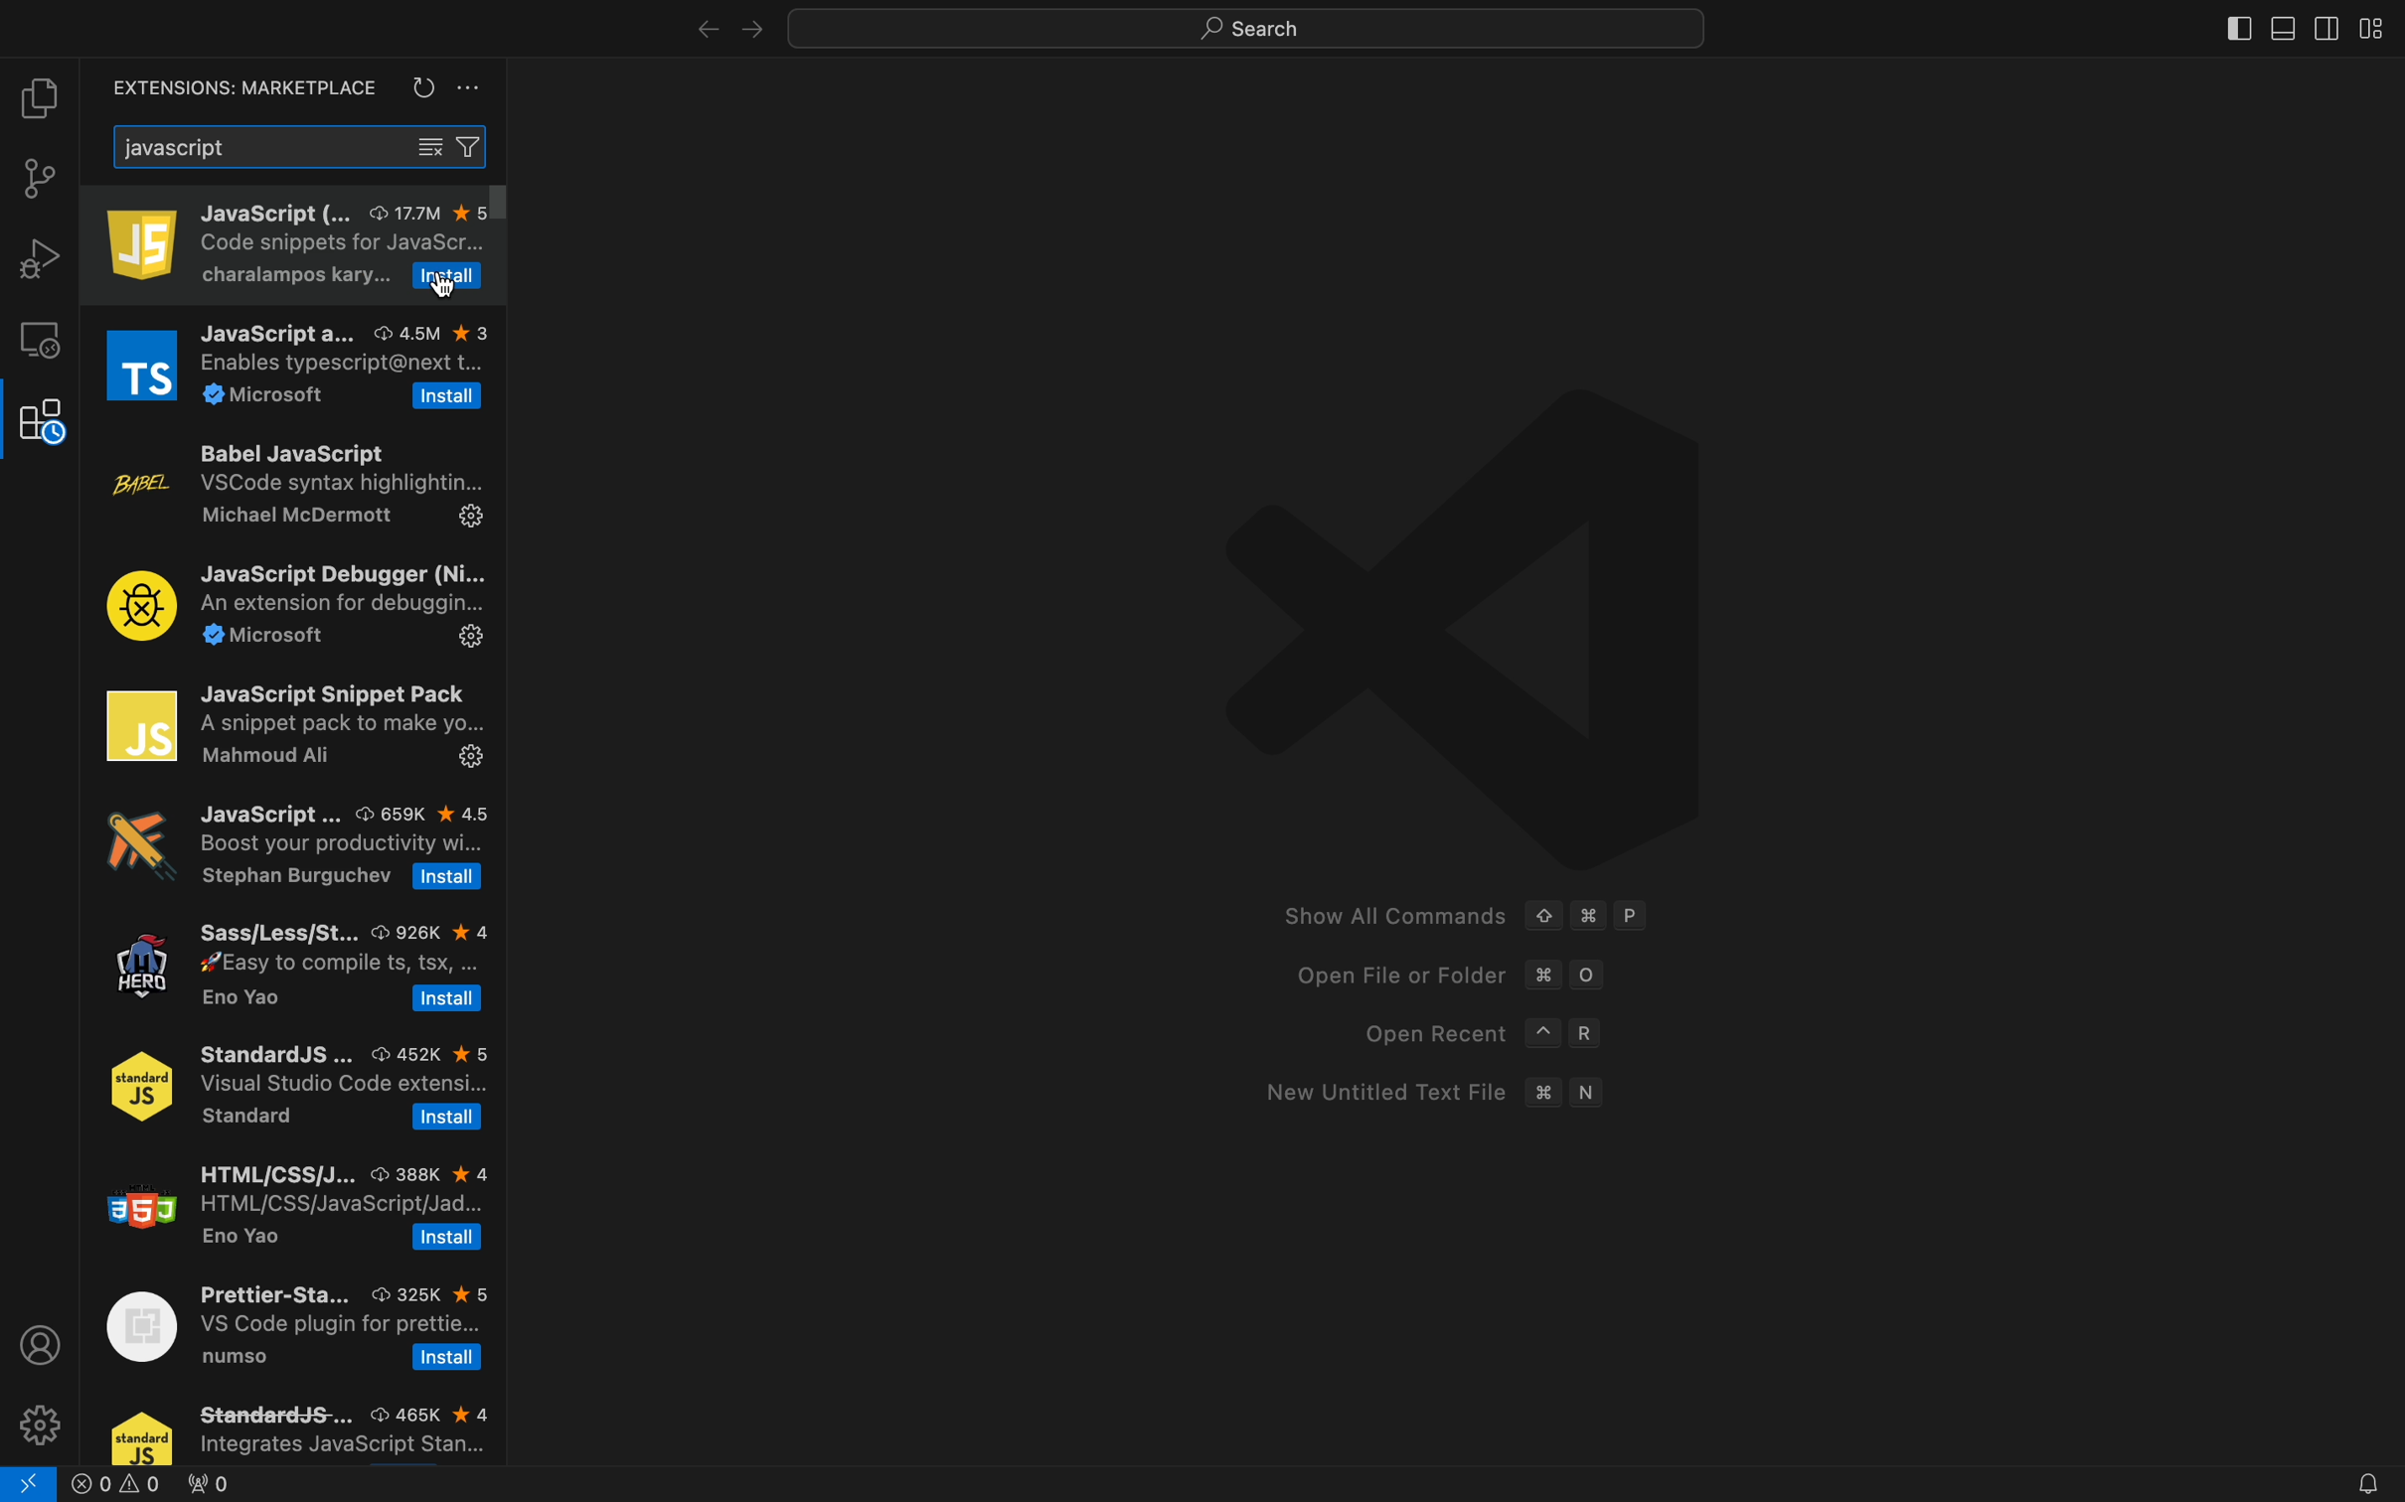 Image resolution: width=2405 pixels, height=1502 pixels. What do you see at coordinates (40, 258) in the screenshot?
I see `debugger` at bounding box center [40, 258].